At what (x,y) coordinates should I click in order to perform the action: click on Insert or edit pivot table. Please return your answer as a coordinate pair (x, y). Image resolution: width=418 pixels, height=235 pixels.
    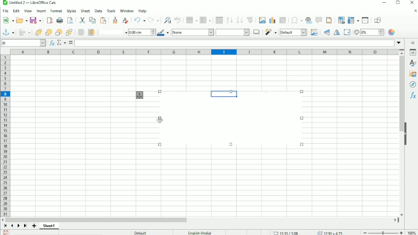
    Looking at the image, I should click on (283, 21).